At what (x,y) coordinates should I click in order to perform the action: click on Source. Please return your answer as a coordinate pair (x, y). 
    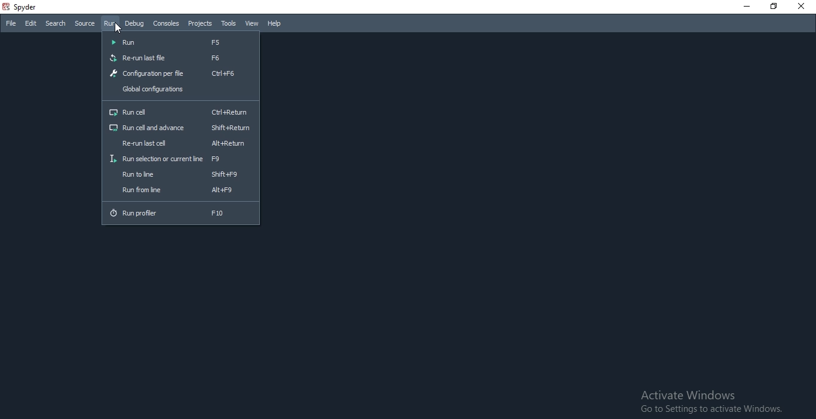
    Looking at the image, I should click on (84, 23).